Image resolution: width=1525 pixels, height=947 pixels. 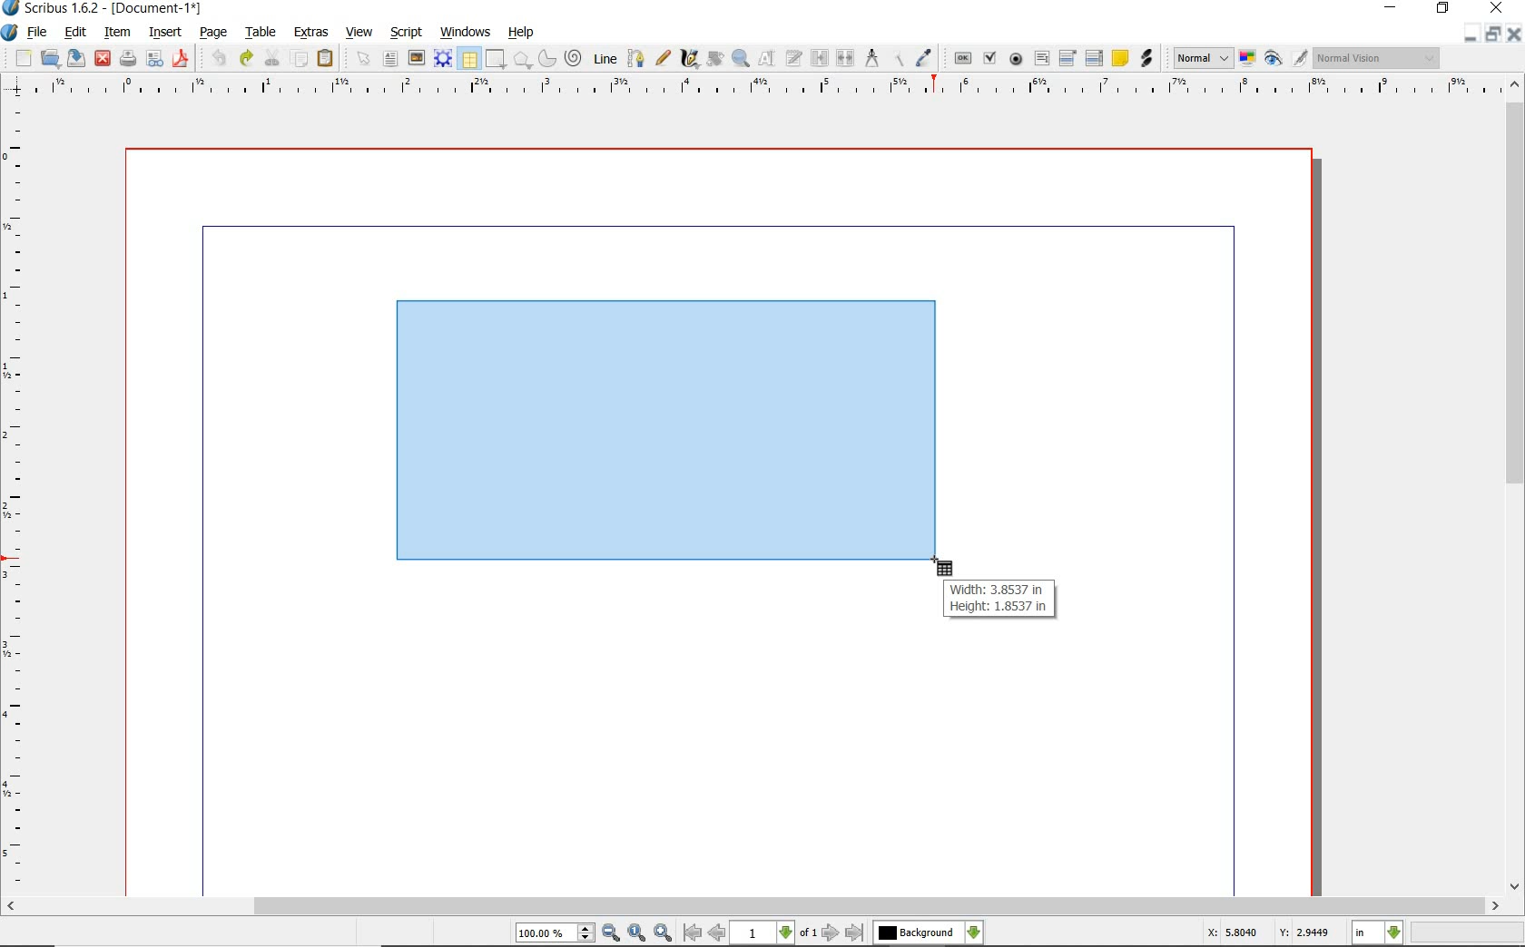 What do you see at coordinates (163, 34) in the screenshot?
I see `insert` at bounding box center [163, 34].